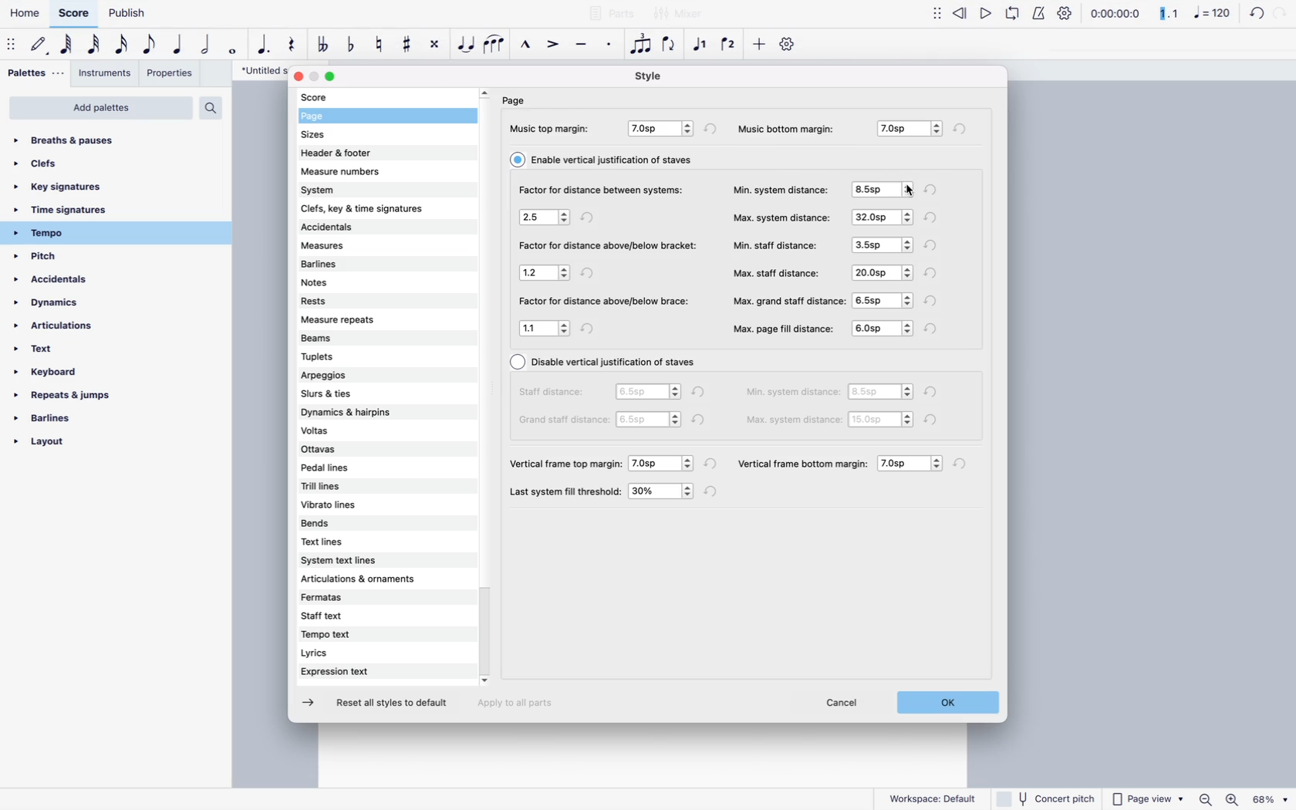  I want to click on vertical frame top margin, so click(567, 462).